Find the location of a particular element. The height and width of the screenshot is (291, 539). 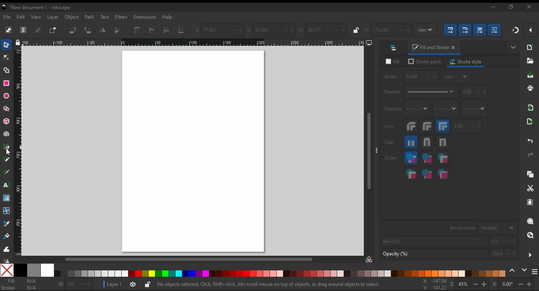

show is located at coordinates (512, 48).